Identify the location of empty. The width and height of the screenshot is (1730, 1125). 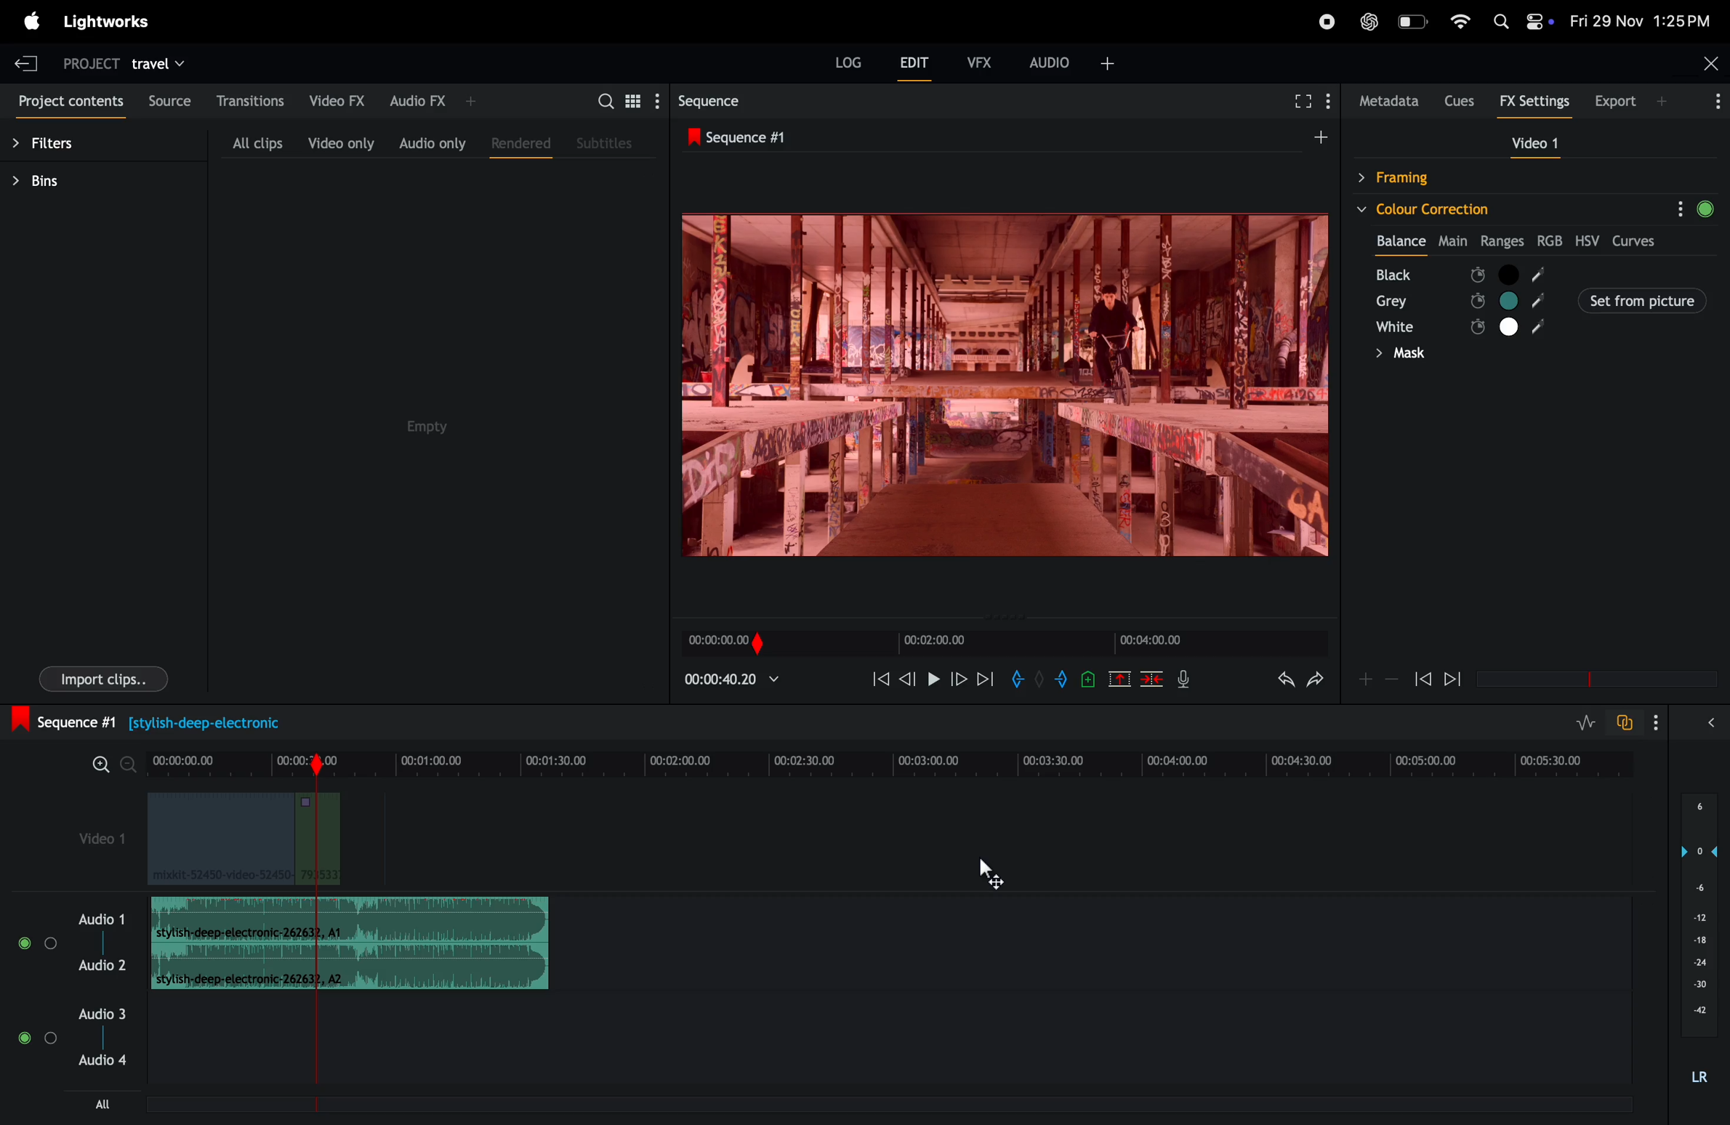
(425, 427).